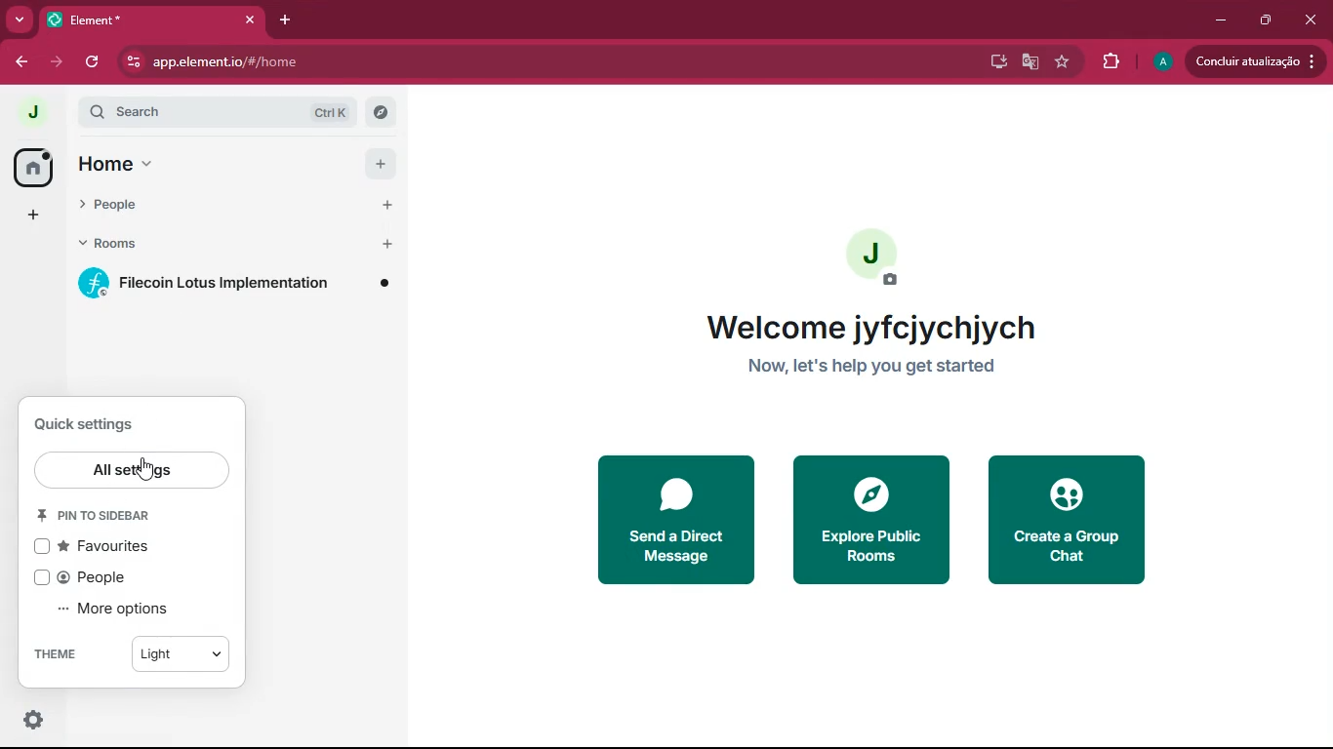 The height and width of the screenshot is (749, 1333). What do you see at coordinates (874, 256) in the screenshot?
I see `profile picture` at bounding box center [874, 256].